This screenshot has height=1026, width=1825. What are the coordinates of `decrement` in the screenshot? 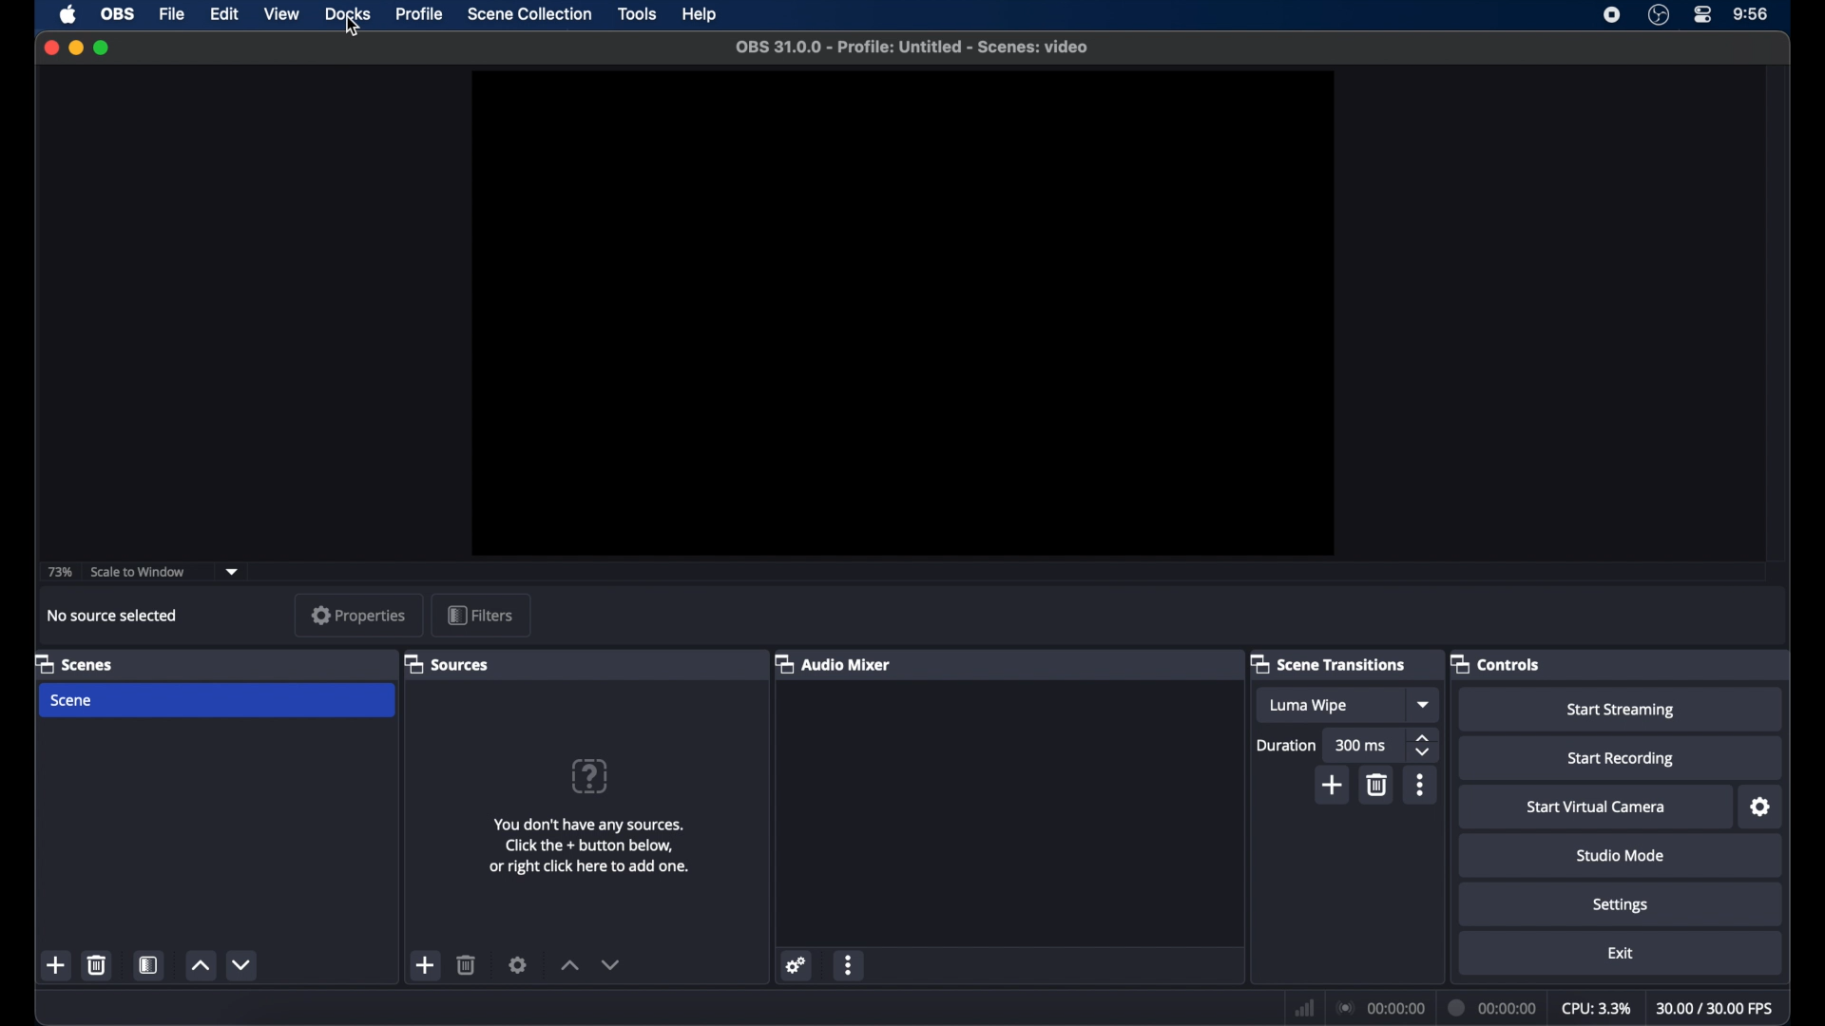 It's located at (610, 963).